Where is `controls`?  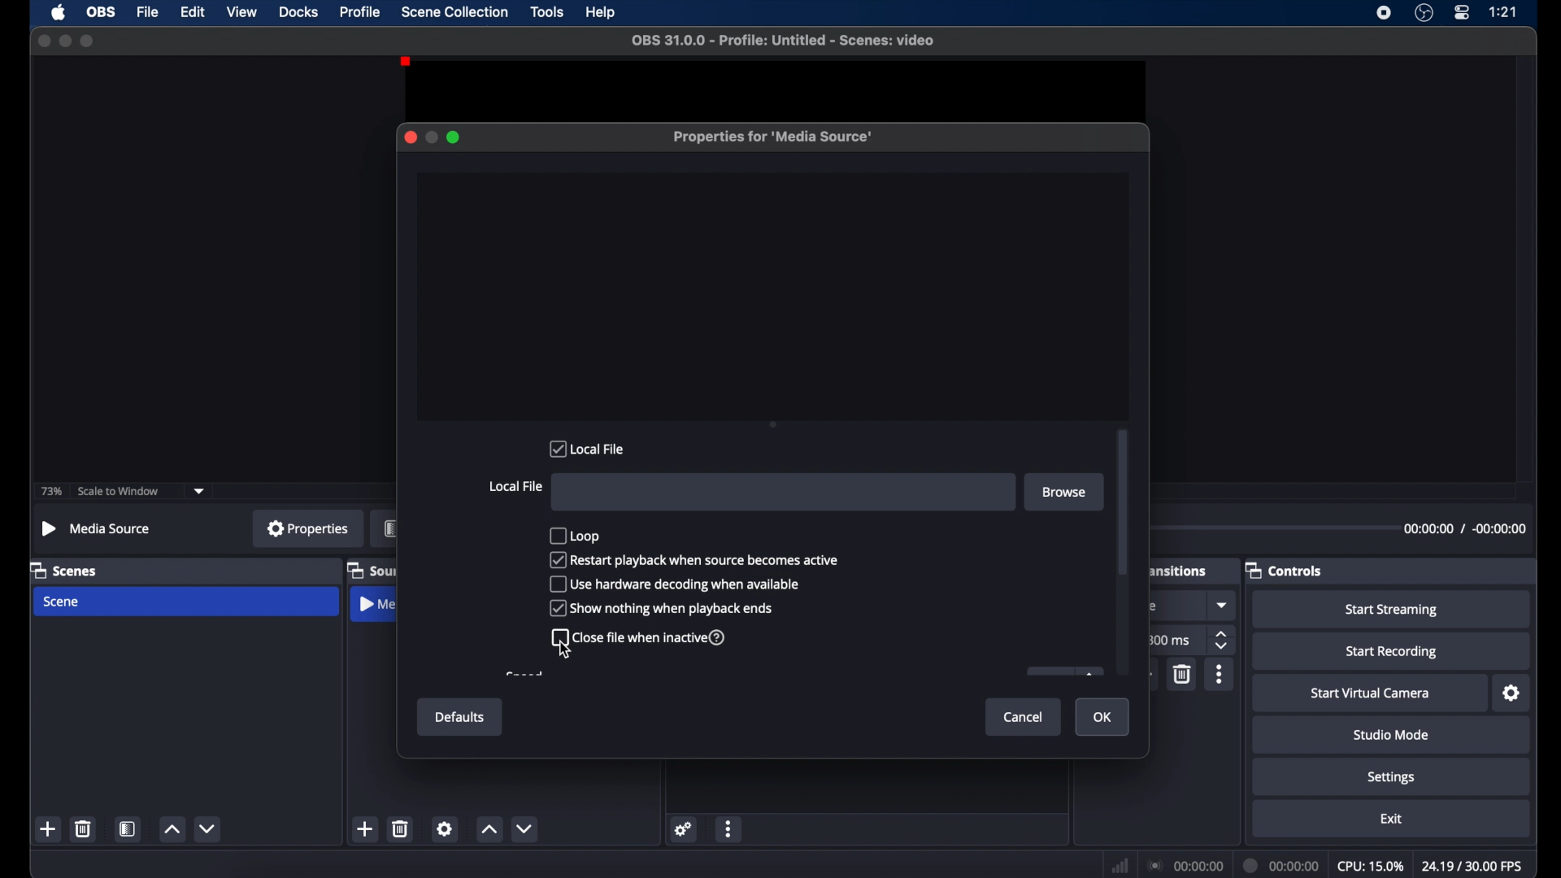 controls is located at coordinates (1287, 570).